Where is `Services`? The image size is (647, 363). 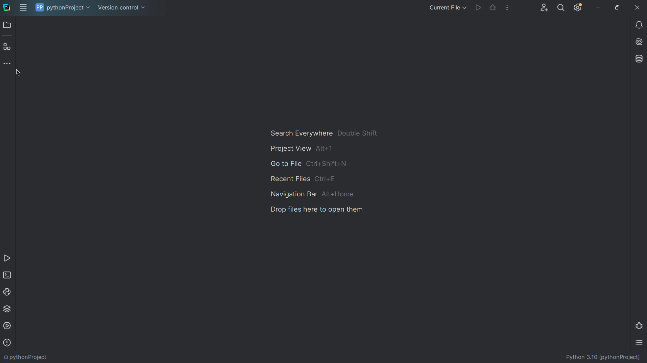 Services is located at coordinates (8, 326).